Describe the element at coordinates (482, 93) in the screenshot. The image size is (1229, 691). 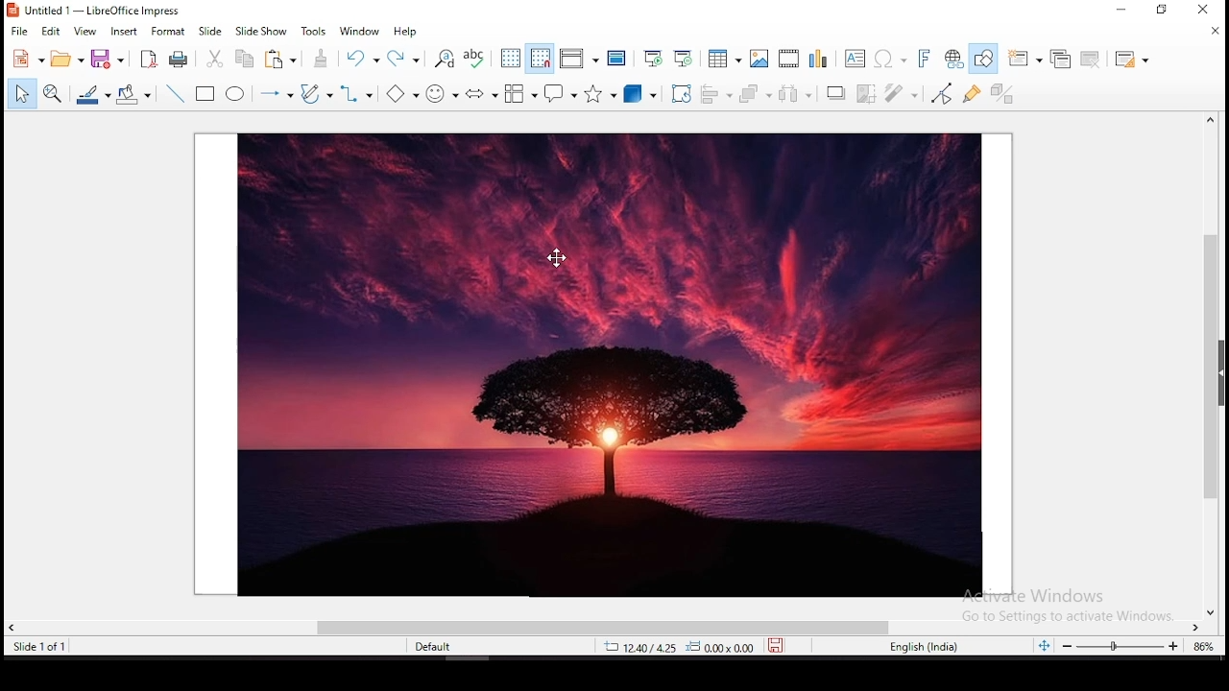
I see `block arrows` at that location.